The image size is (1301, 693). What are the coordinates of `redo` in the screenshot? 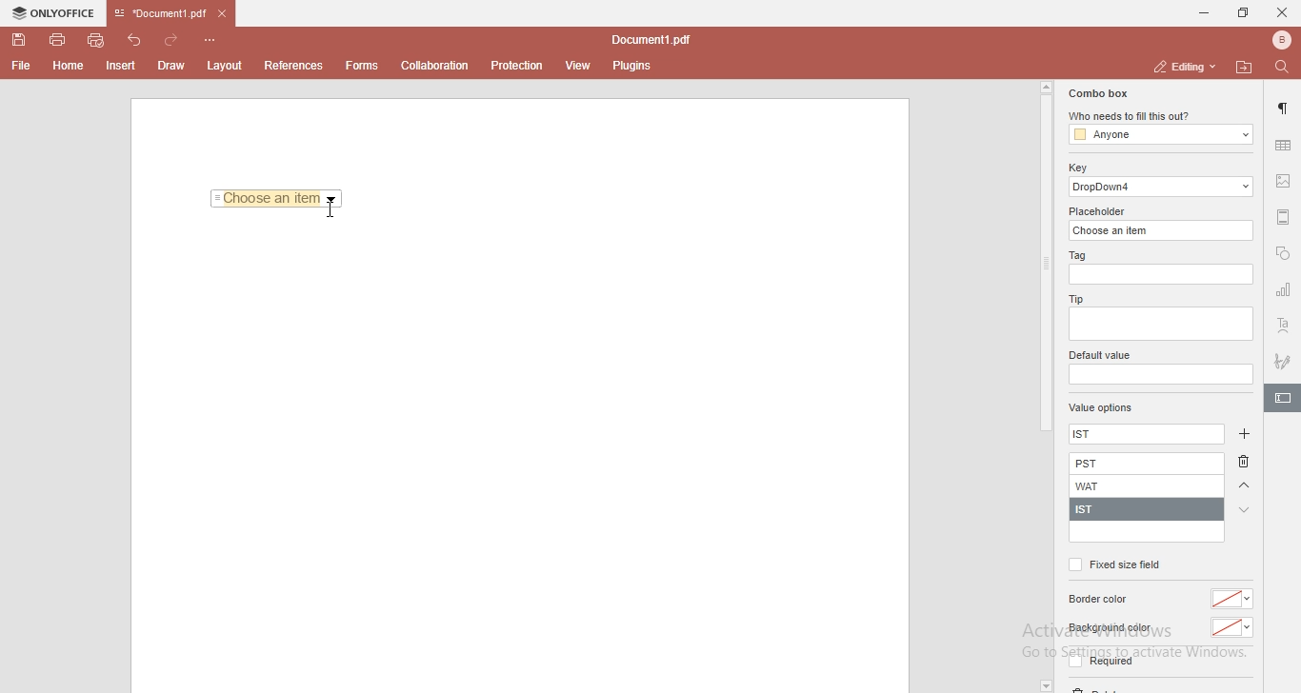 It's located at (175, 36).